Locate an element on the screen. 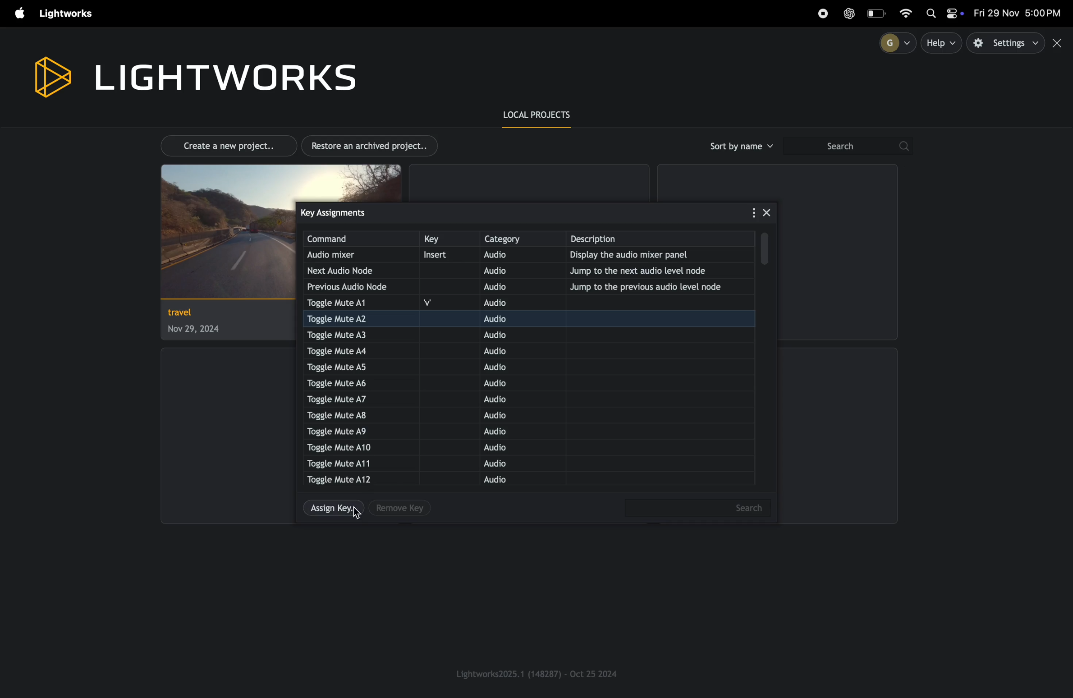 The width and height of the screenshot is (1073, 698). toggle mute 1 is located at coordinates (346, 303).